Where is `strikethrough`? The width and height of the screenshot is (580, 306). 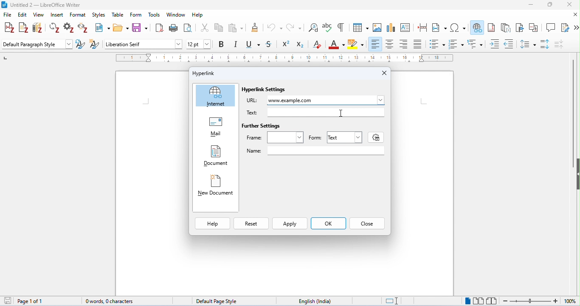 strikethrough is located at coordinates (269, 44).